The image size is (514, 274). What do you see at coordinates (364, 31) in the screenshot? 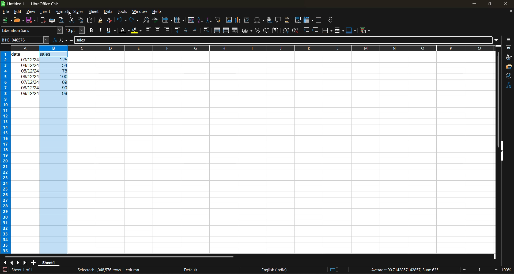
I see `conditional` at bounding box center [364, 31].